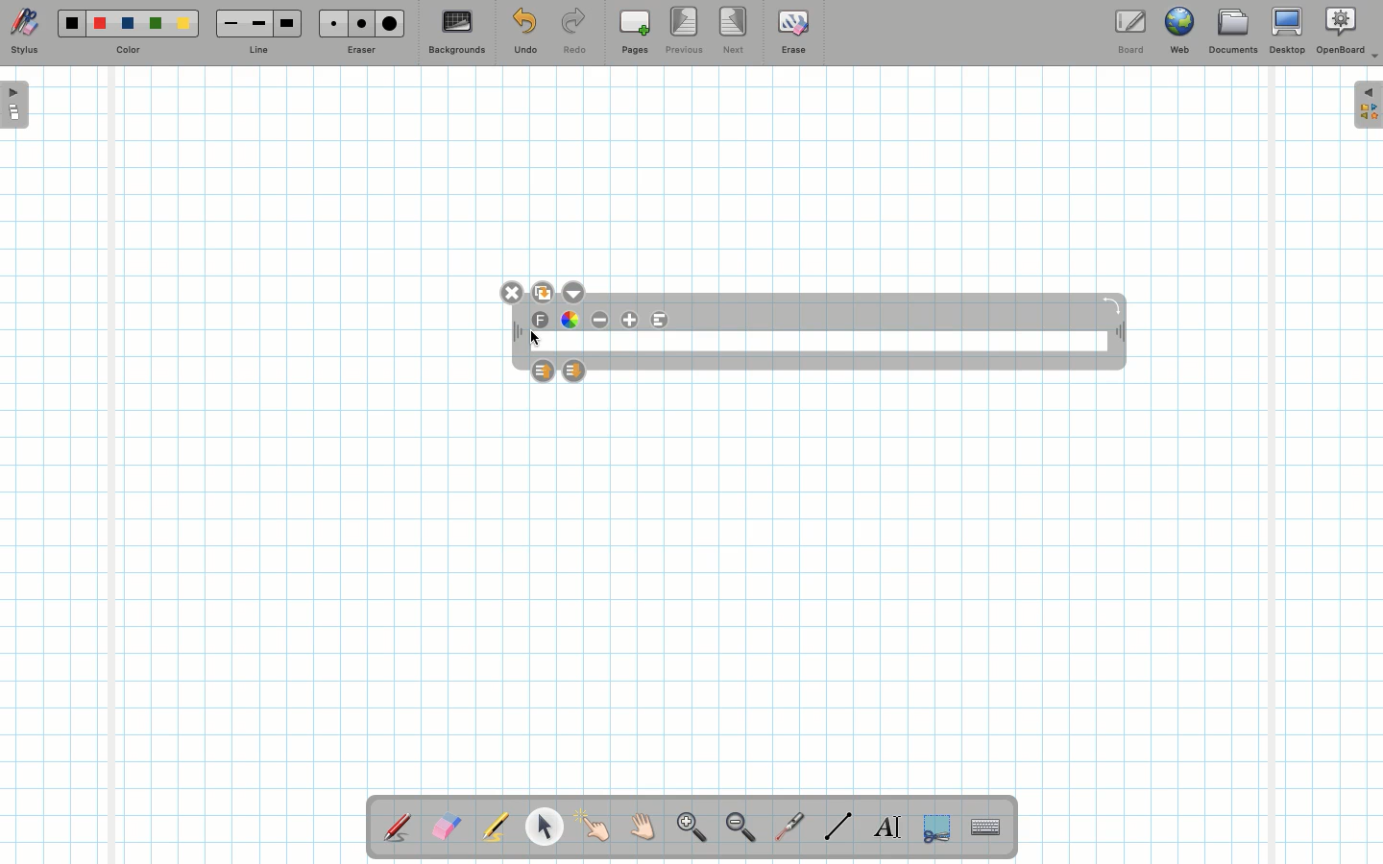 This screenshot has width=1383, height=864. What do you see at coordinates (360, 52) in the screenshot?
I see `Eraser` at bounding box center [360, 52].